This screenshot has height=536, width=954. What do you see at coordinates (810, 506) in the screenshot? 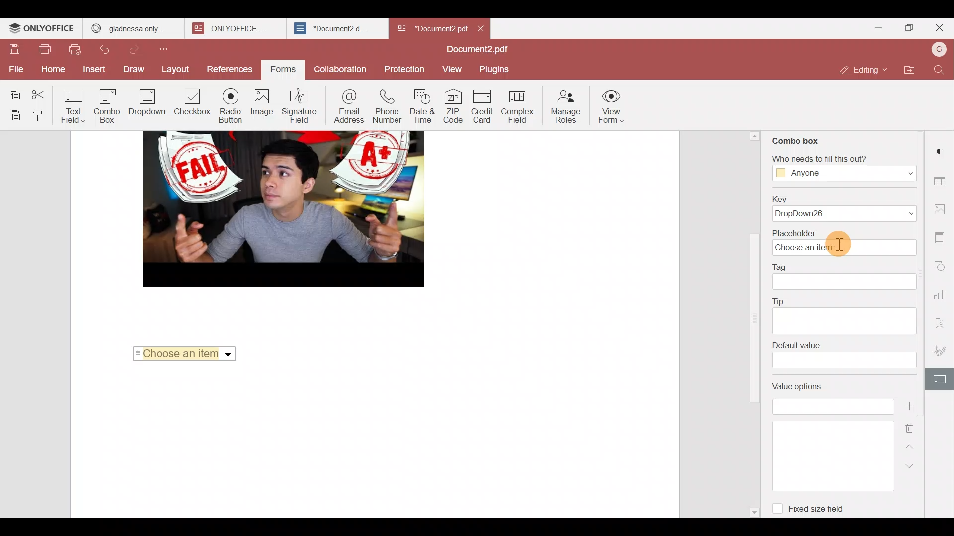
I see `Fixed size field` at bounding box center [810, 506].